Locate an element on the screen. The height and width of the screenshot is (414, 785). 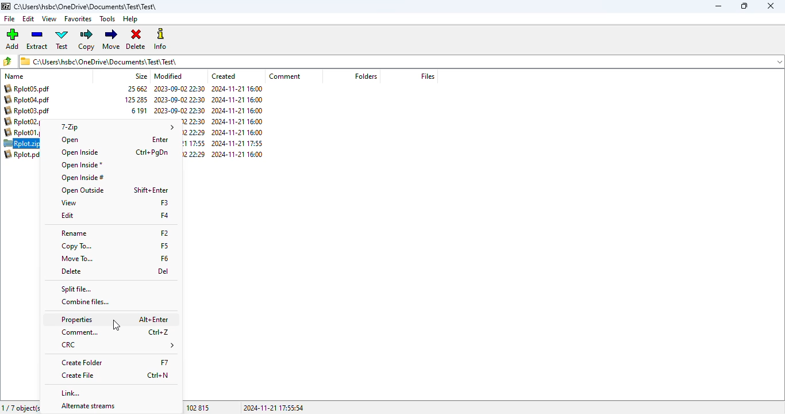
size is located at coordinates (141, 76).